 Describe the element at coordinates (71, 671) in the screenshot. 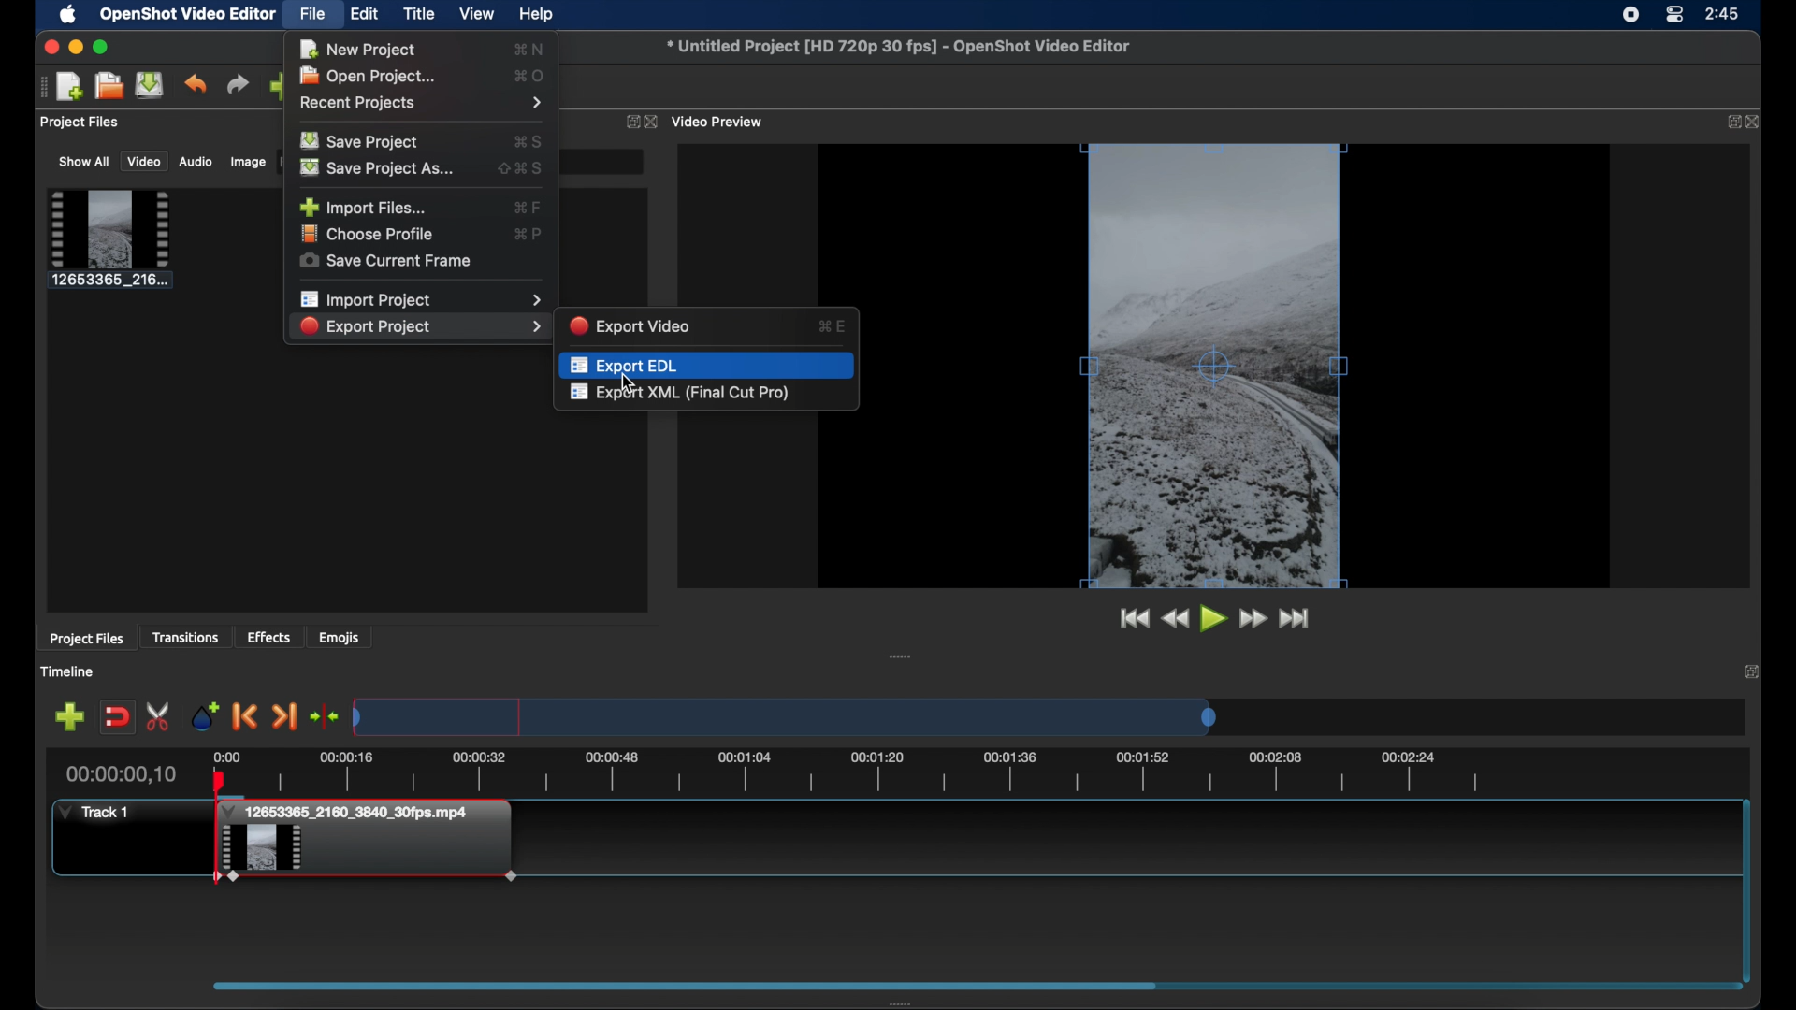

I see `timeline` at that location.